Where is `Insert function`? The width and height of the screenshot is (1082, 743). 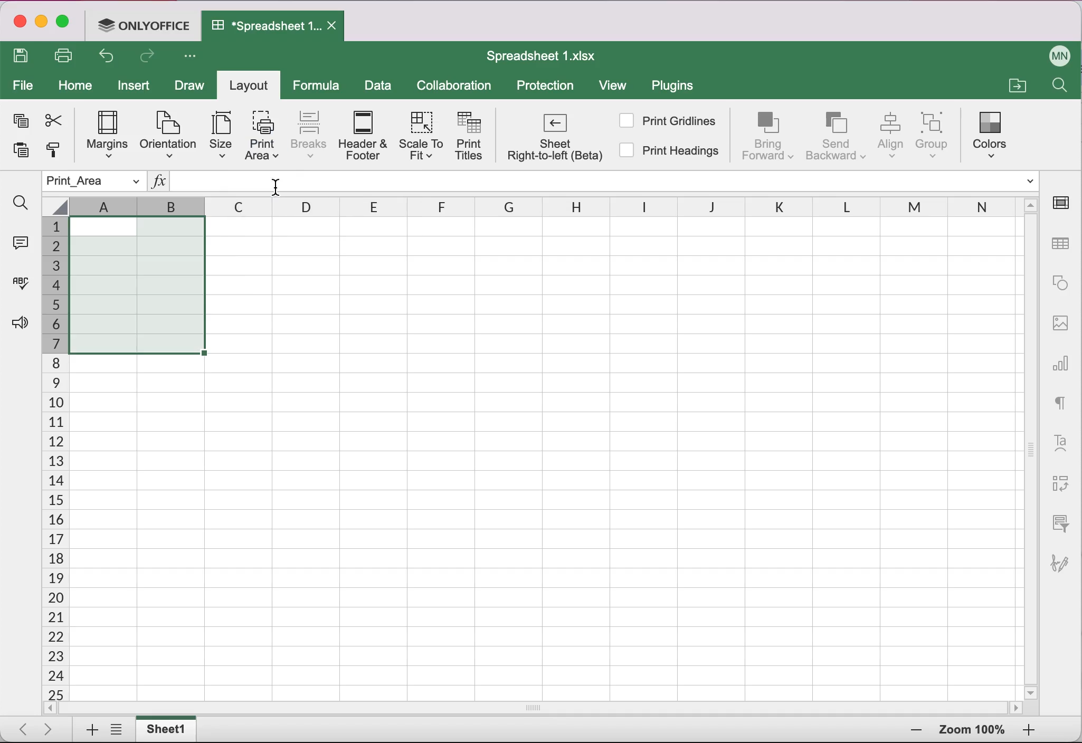 Insert function is located at coordinates (158, 183).